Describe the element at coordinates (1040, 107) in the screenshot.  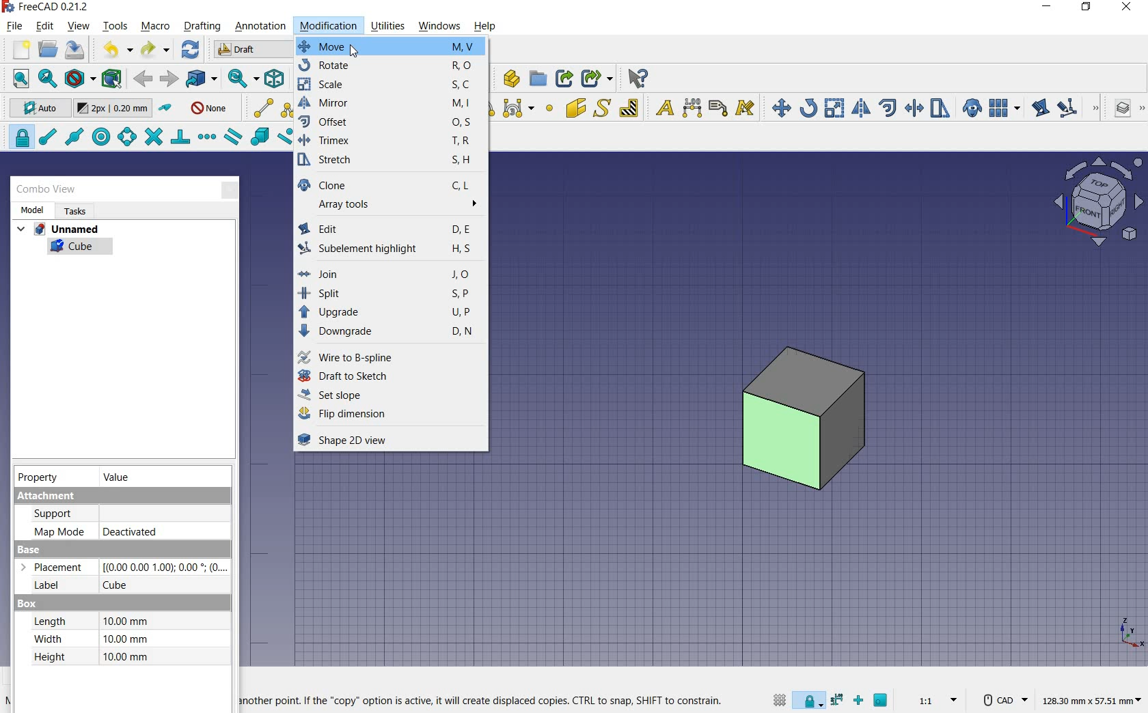
I see `edit` at that location.